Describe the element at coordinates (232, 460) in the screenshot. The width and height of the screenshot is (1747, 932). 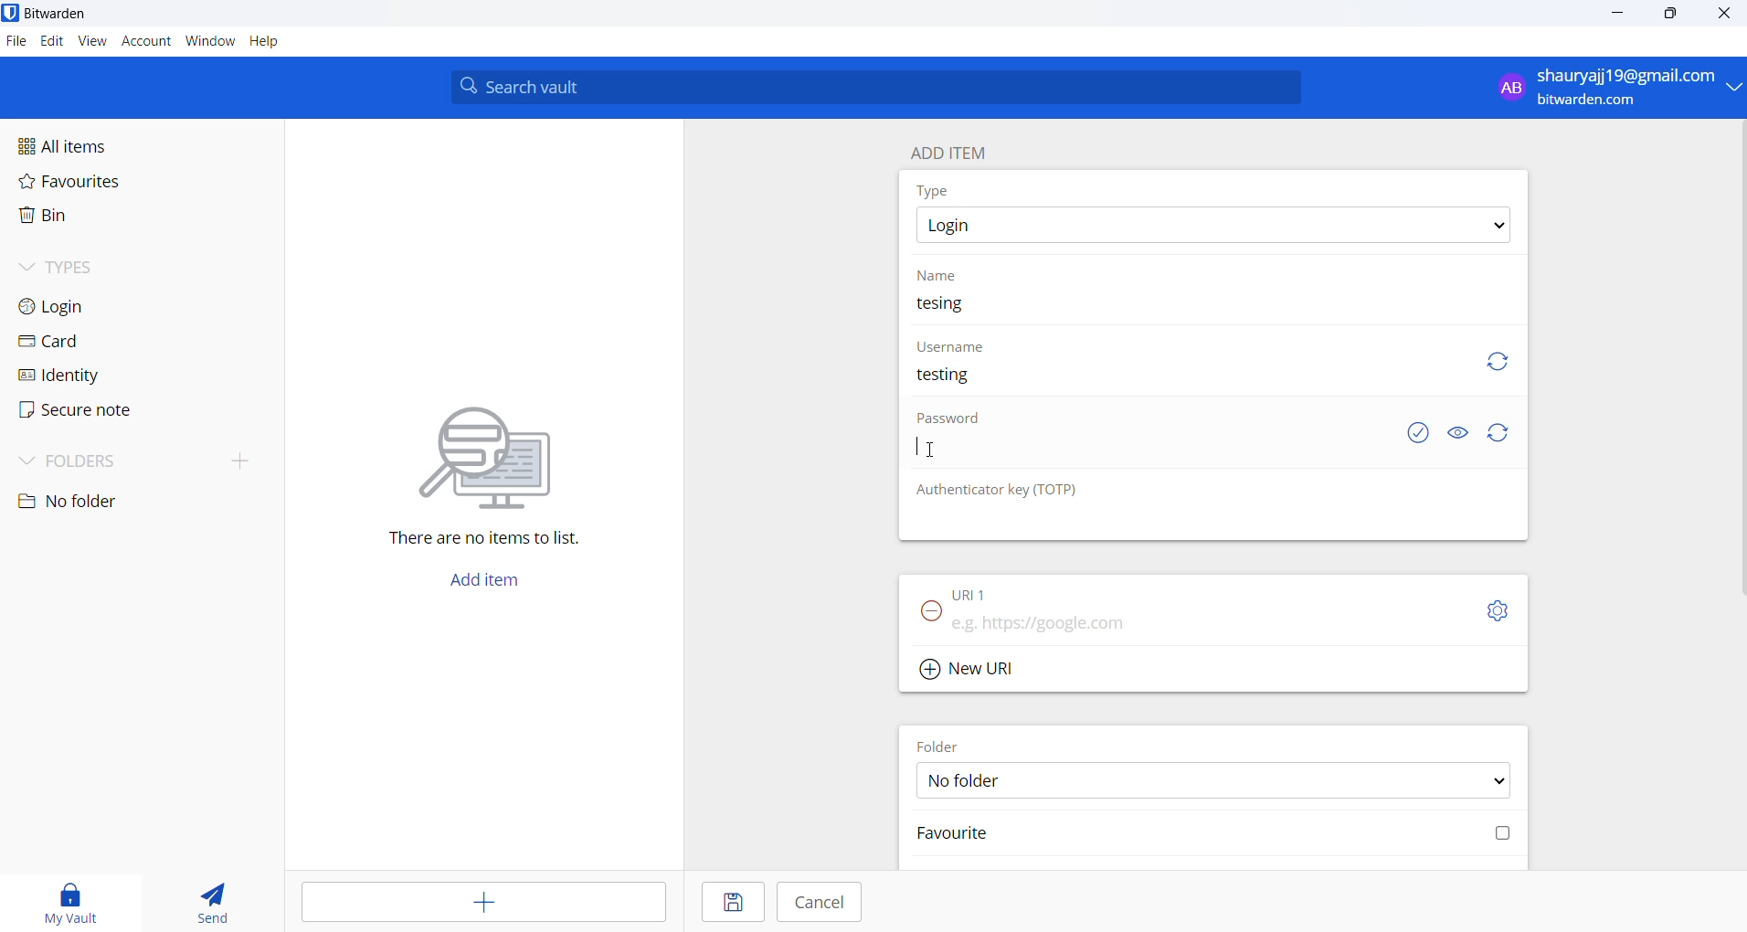
I see `add folder` at that location.